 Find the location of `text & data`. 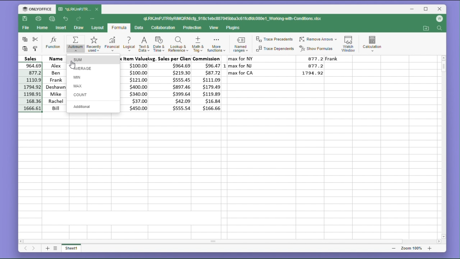

text & data is located at coordinates (143, 45).